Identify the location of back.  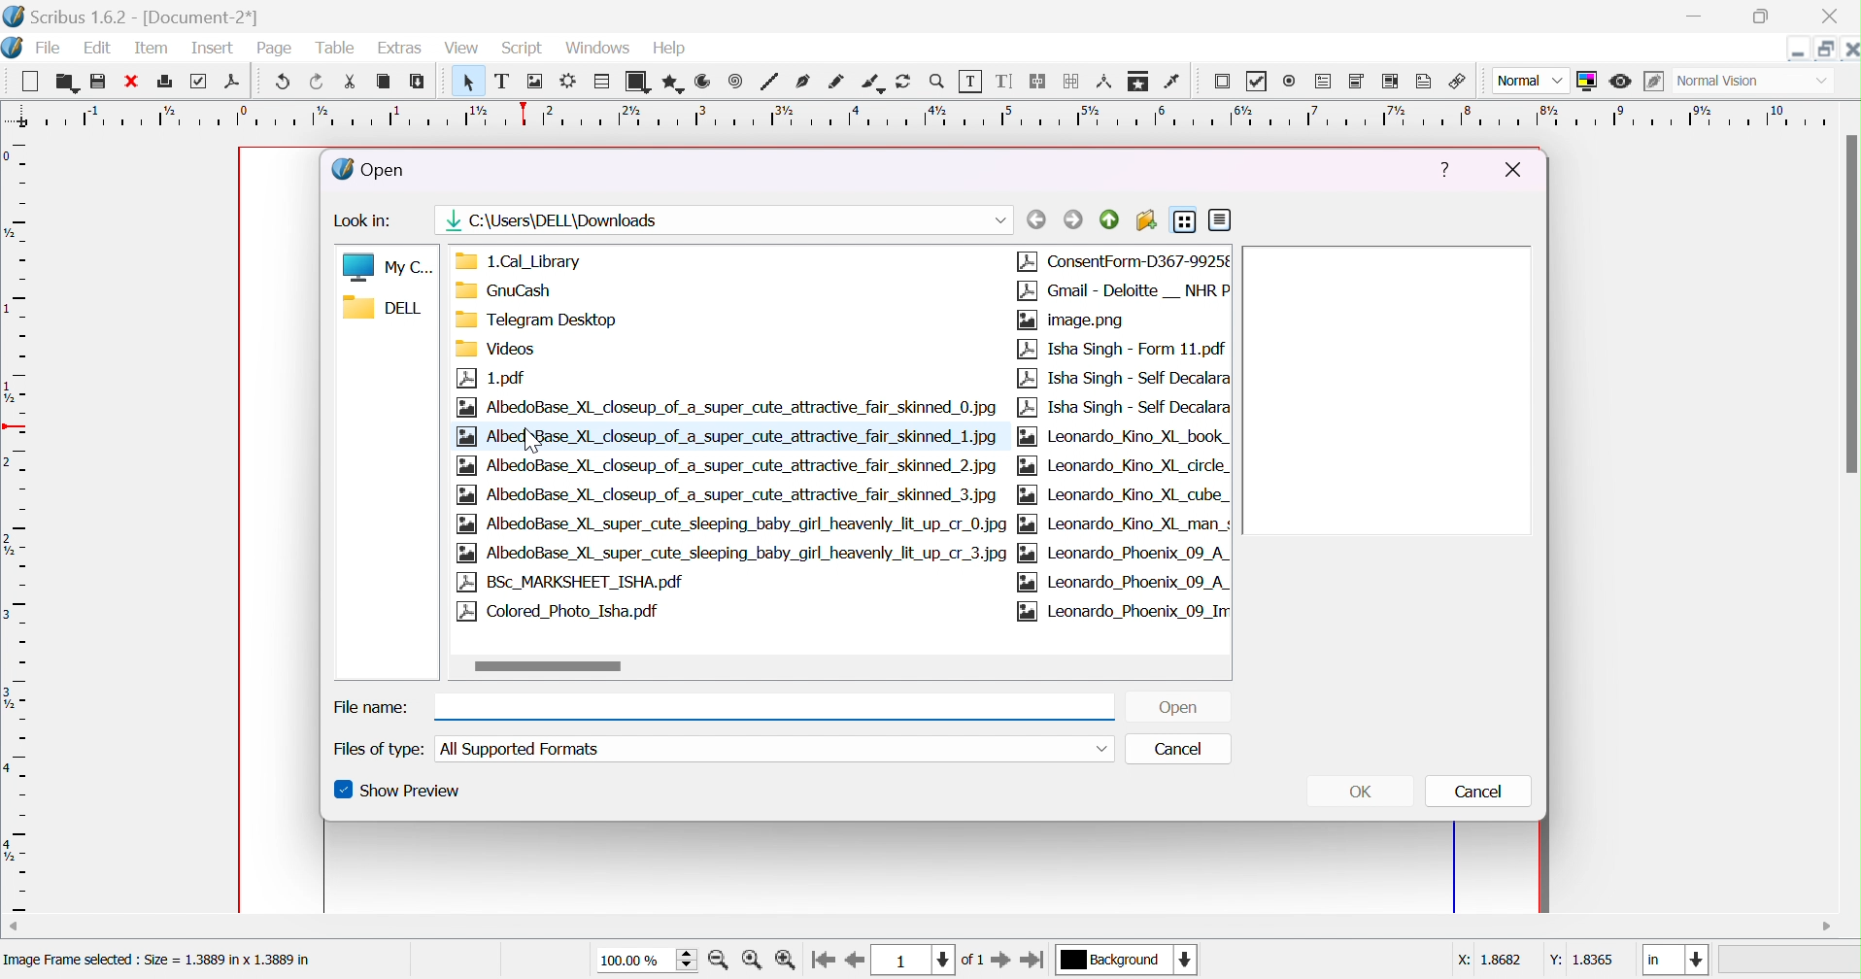
(1036, 219).